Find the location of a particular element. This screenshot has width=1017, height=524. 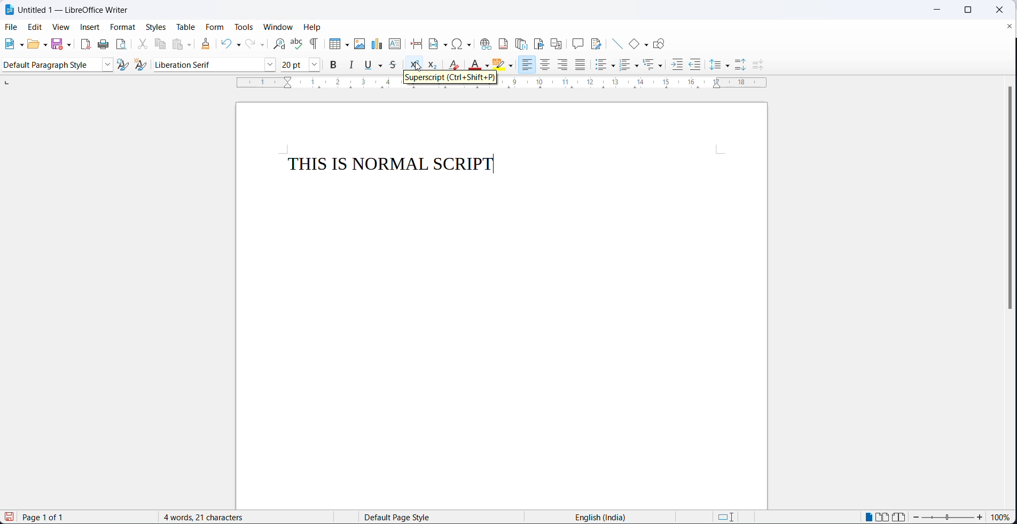

insert text is located at coordinates (394, 43).